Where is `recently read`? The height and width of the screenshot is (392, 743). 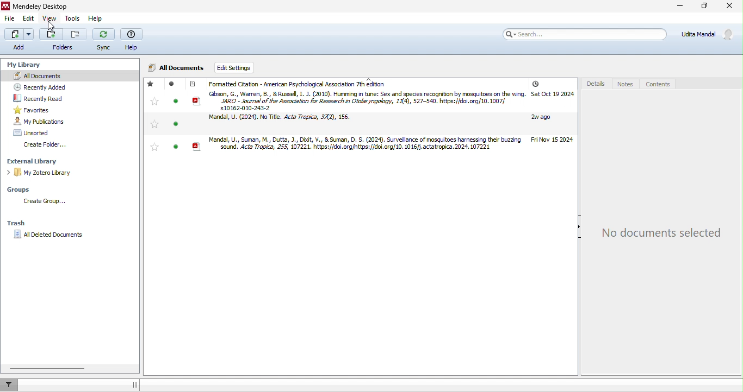
recently read is located at coordinates (44, 98).